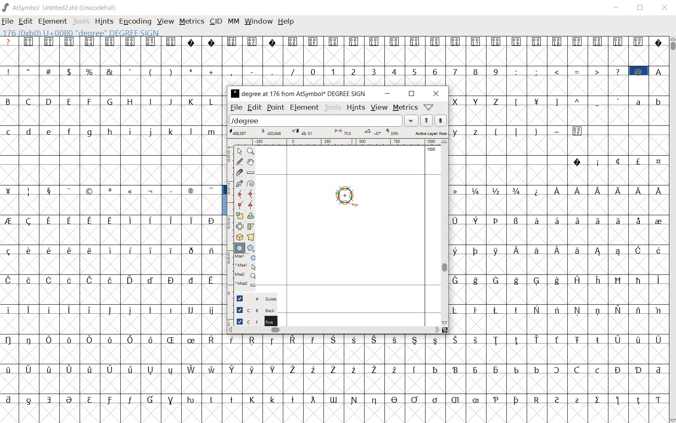 This screenshot has width=676, height=423. I want to click on scrollbar, so click(333, 331).